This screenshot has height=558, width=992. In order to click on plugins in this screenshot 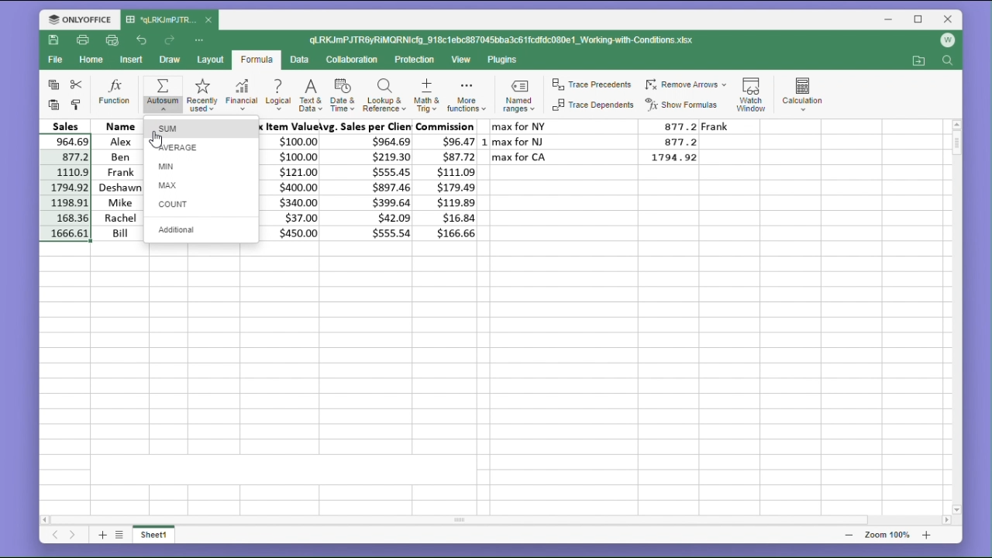, I will do `click(503, 60)`.